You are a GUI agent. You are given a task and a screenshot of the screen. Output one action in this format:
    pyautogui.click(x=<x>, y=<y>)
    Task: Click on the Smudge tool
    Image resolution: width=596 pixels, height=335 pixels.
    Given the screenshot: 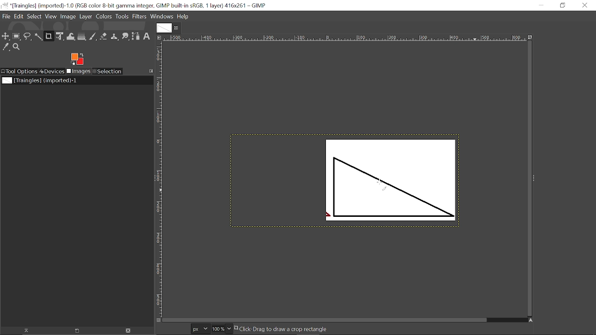 What is the action you would take?
    pyautogui.click(x=125, y=37)
    